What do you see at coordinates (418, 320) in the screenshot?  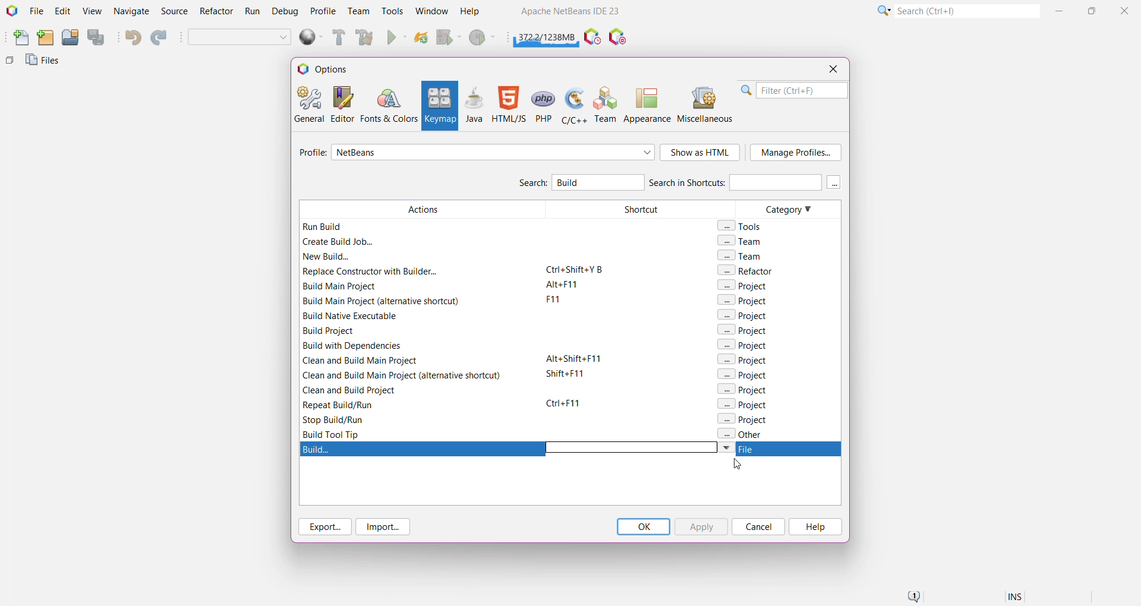 I see `Actions` at bounding box center [418, 320].